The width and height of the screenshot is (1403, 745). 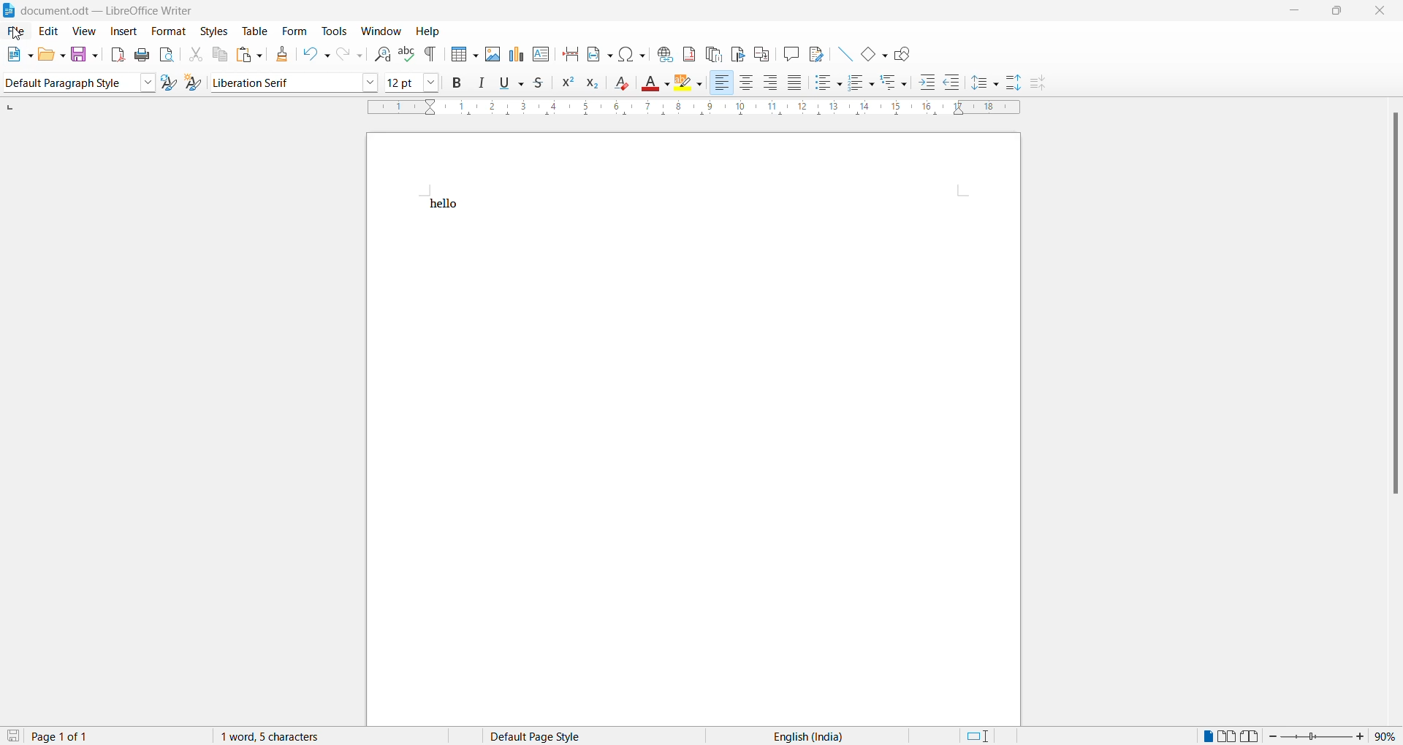 I want to click on Show draw function, so click(x=905, y=54).